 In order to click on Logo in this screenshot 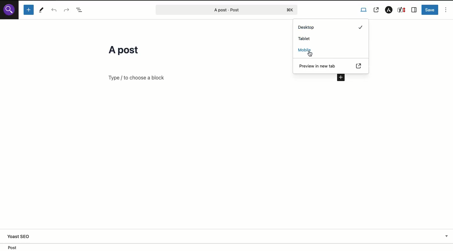, I will do `click(10, 11)`.